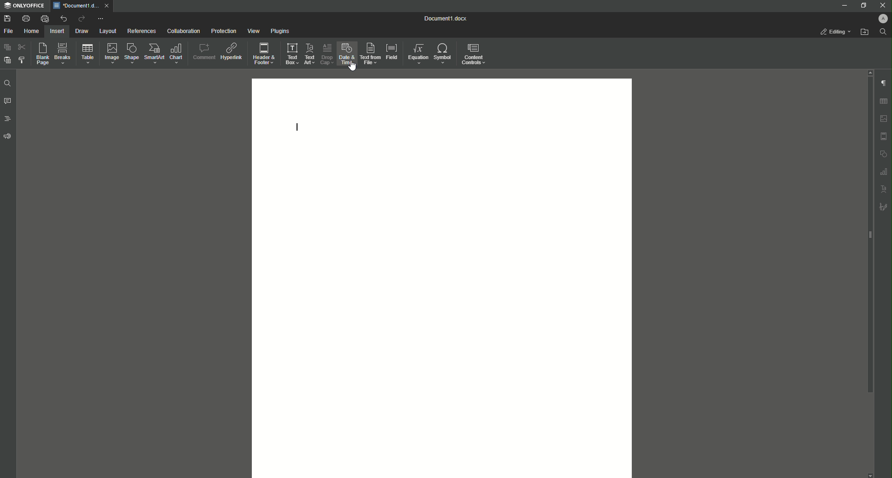 Image resolution: width=892 pixels, height=478 pixels. What do you see at coordinates (26, 18) in the screenshot?
I see `Print` at bounding box center [26, 18].